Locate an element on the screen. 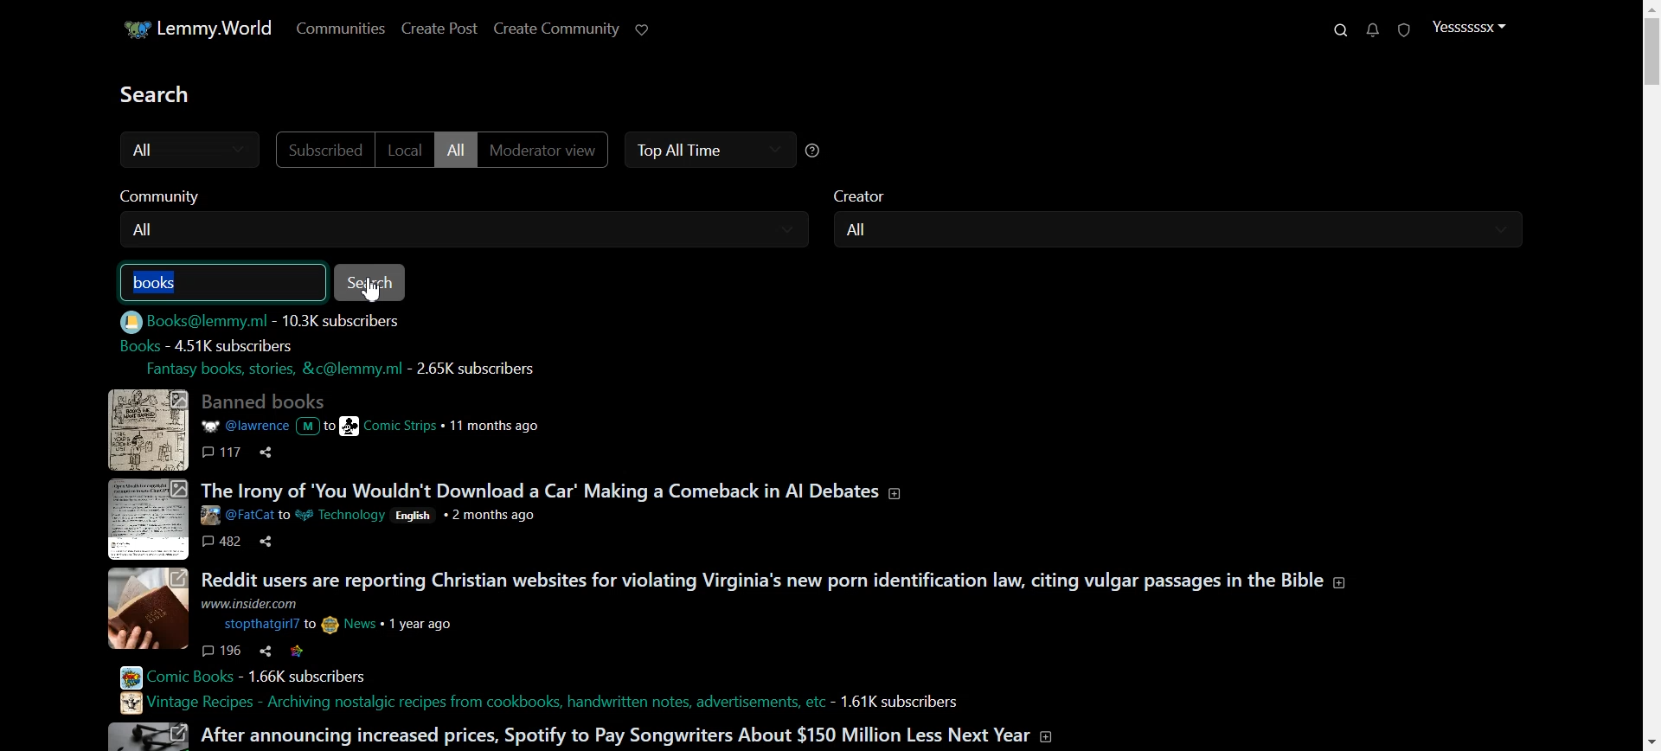 Image resolution: width=1661 pixels, height=751 pixels. Support Limmy is located at coordinates (652, 29).